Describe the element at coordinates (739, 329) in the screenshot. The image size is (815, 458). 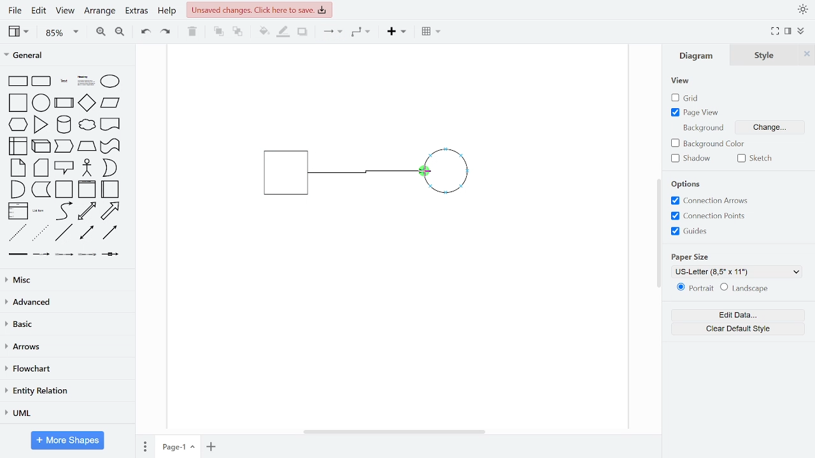
I see `clear default style` at that location.